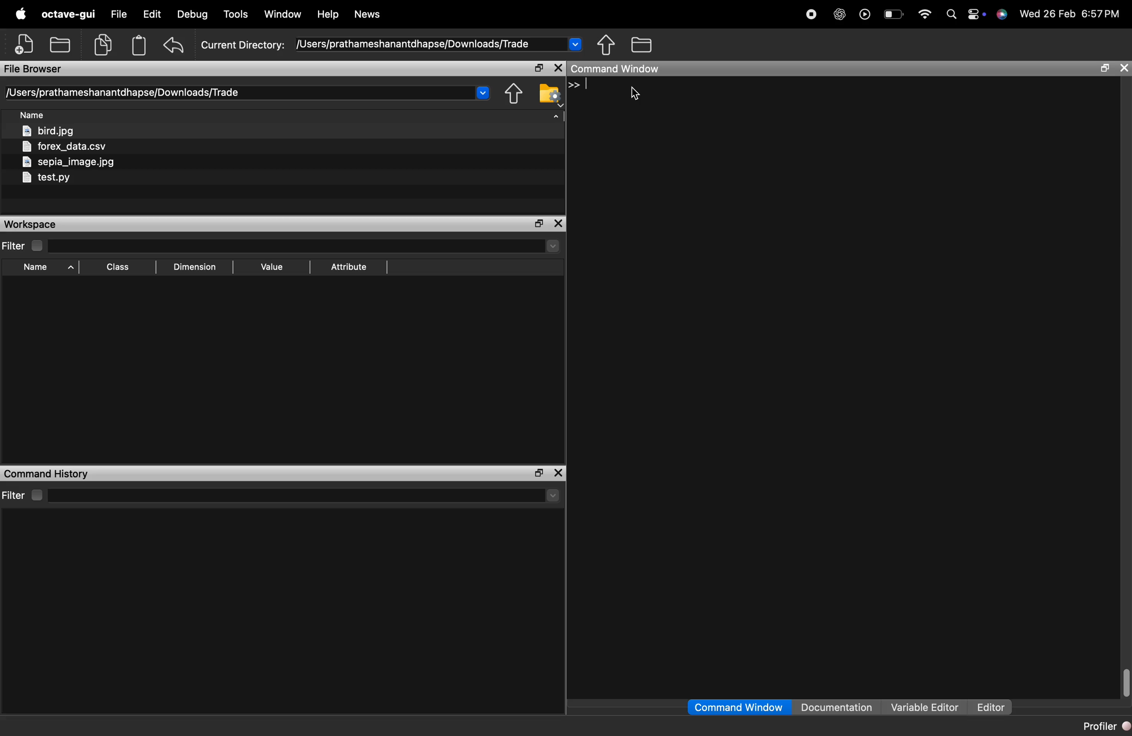 The height and width of the screenshot is (736, 1132). I want to click on sort by file name, so click(31, 115).